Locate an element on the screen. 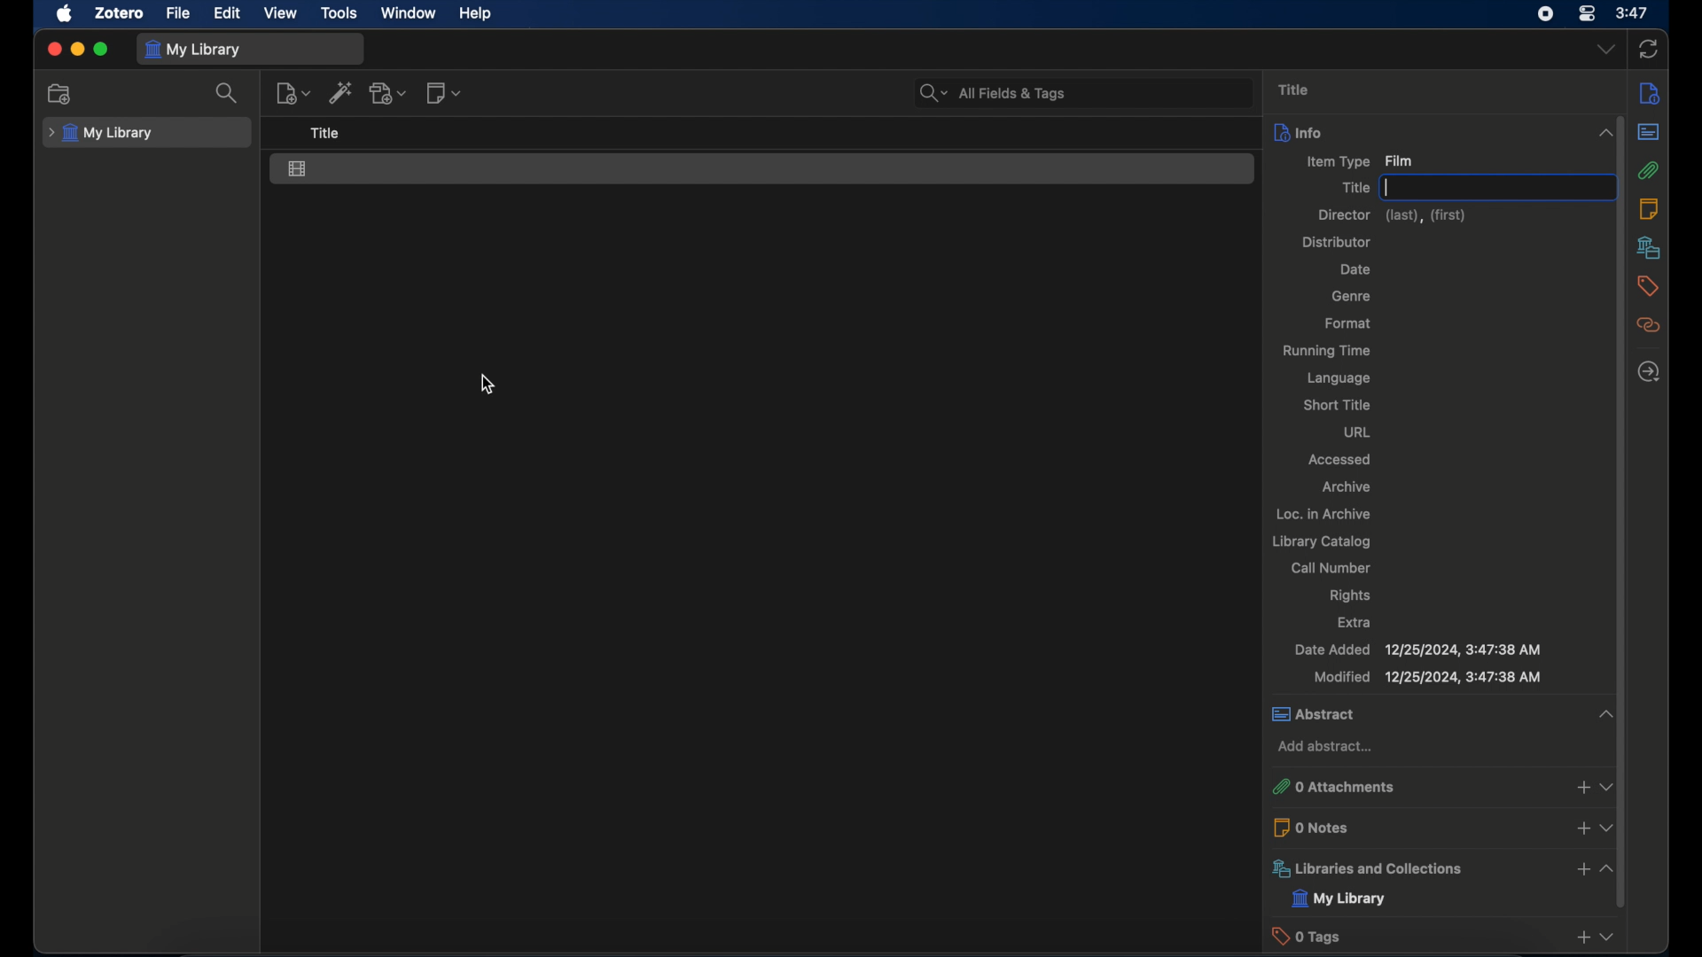 The width and height of the screenshot is (1702, 957). extra is located at coordinates (1355, 623).